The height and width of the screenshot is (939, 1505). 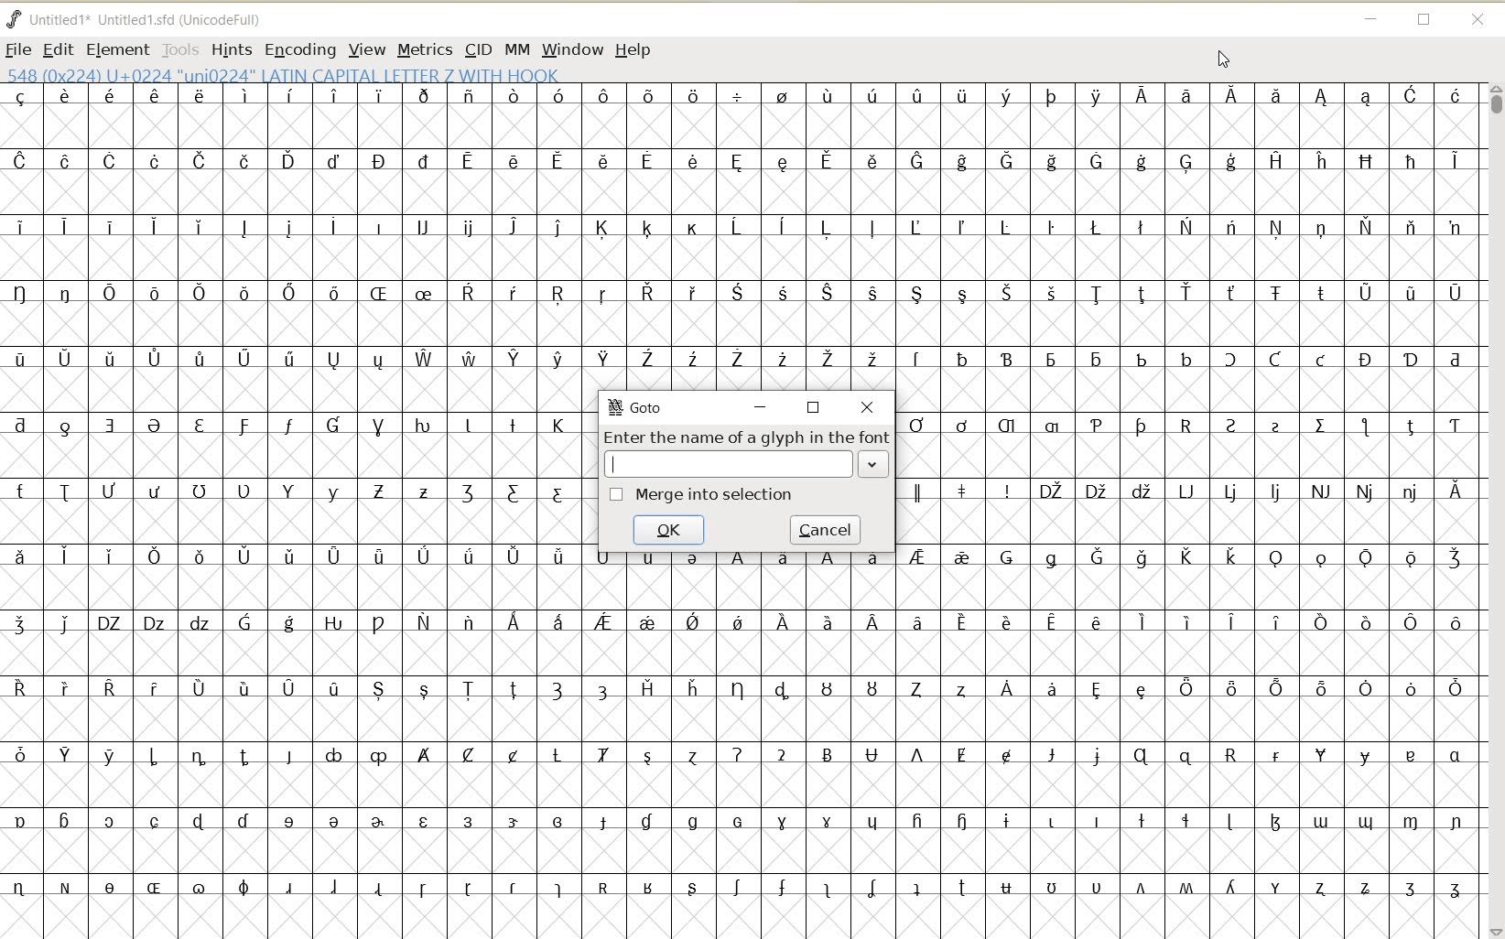 What do you see at coordinates (1033, 236) in the screenshot?
I see `GLYPHY CHARACTERS & NUMBERS` at bounding box center [1033, 236].